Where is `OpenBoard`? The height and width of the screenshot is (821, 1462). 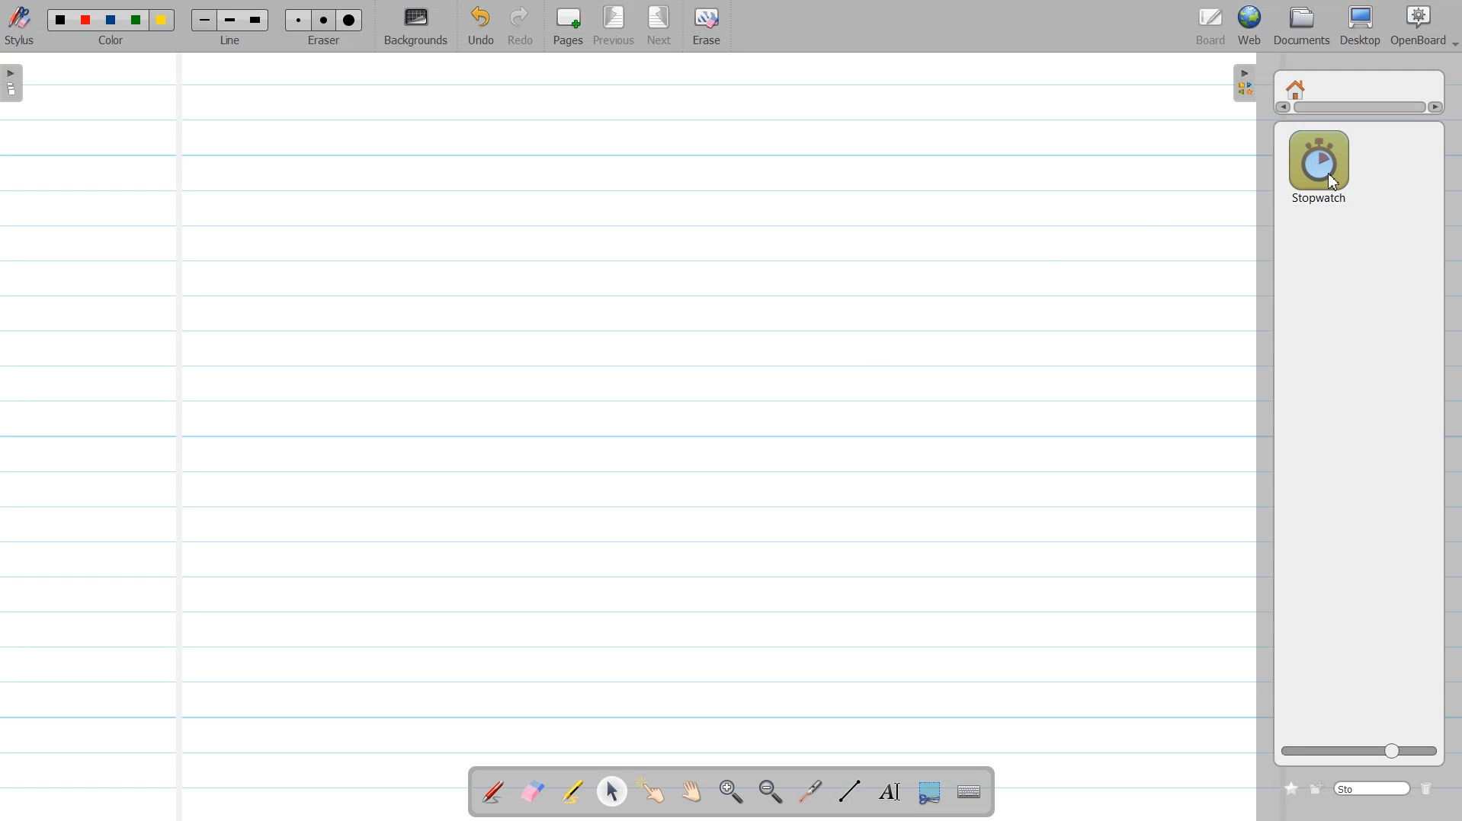
OpenBoard is located at coordinates (1415, 26).